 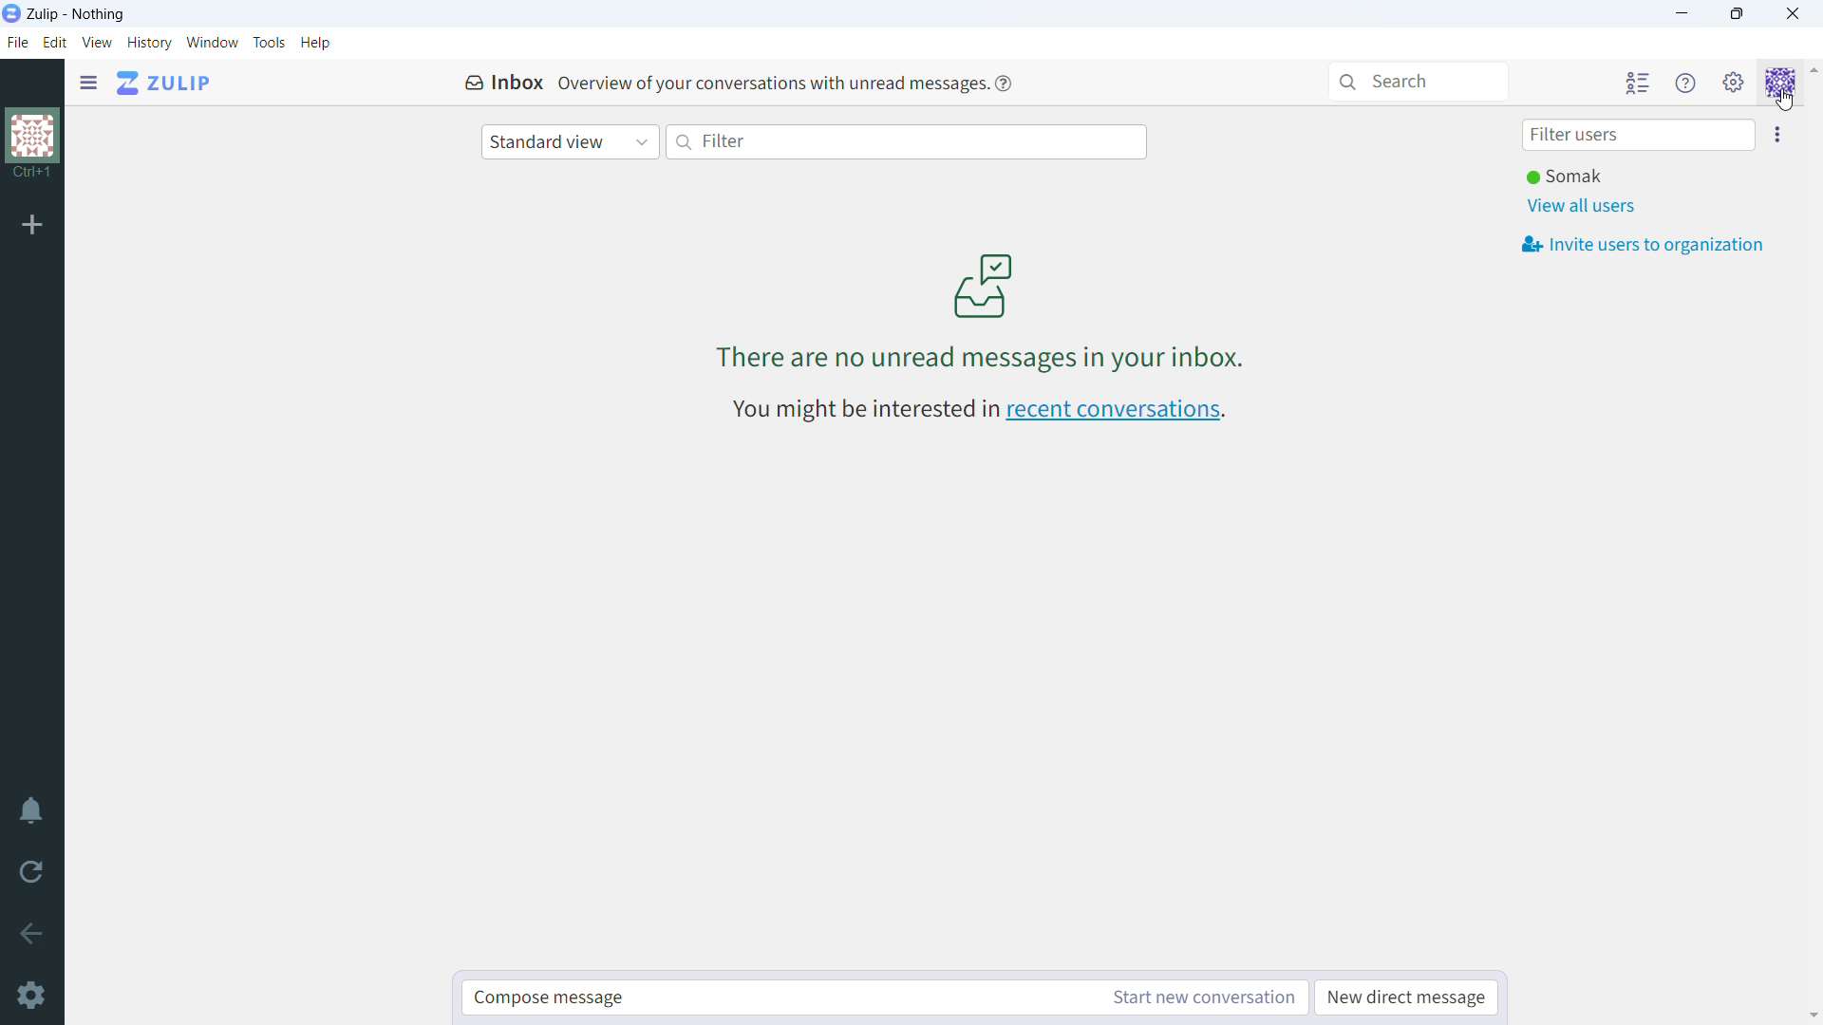 What do you see at coordinates (1419, 82) in the screenshot?
I see `search` at bounding box center [1419, 82].